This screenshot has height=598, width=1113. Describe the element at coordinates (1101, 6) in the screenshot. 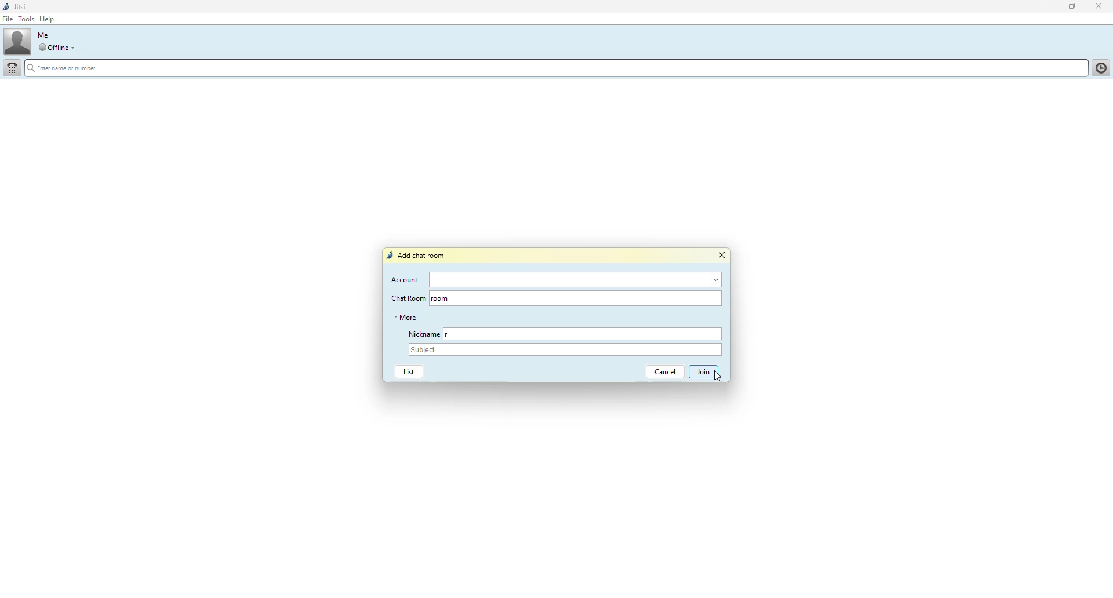

I see `close` at that location.